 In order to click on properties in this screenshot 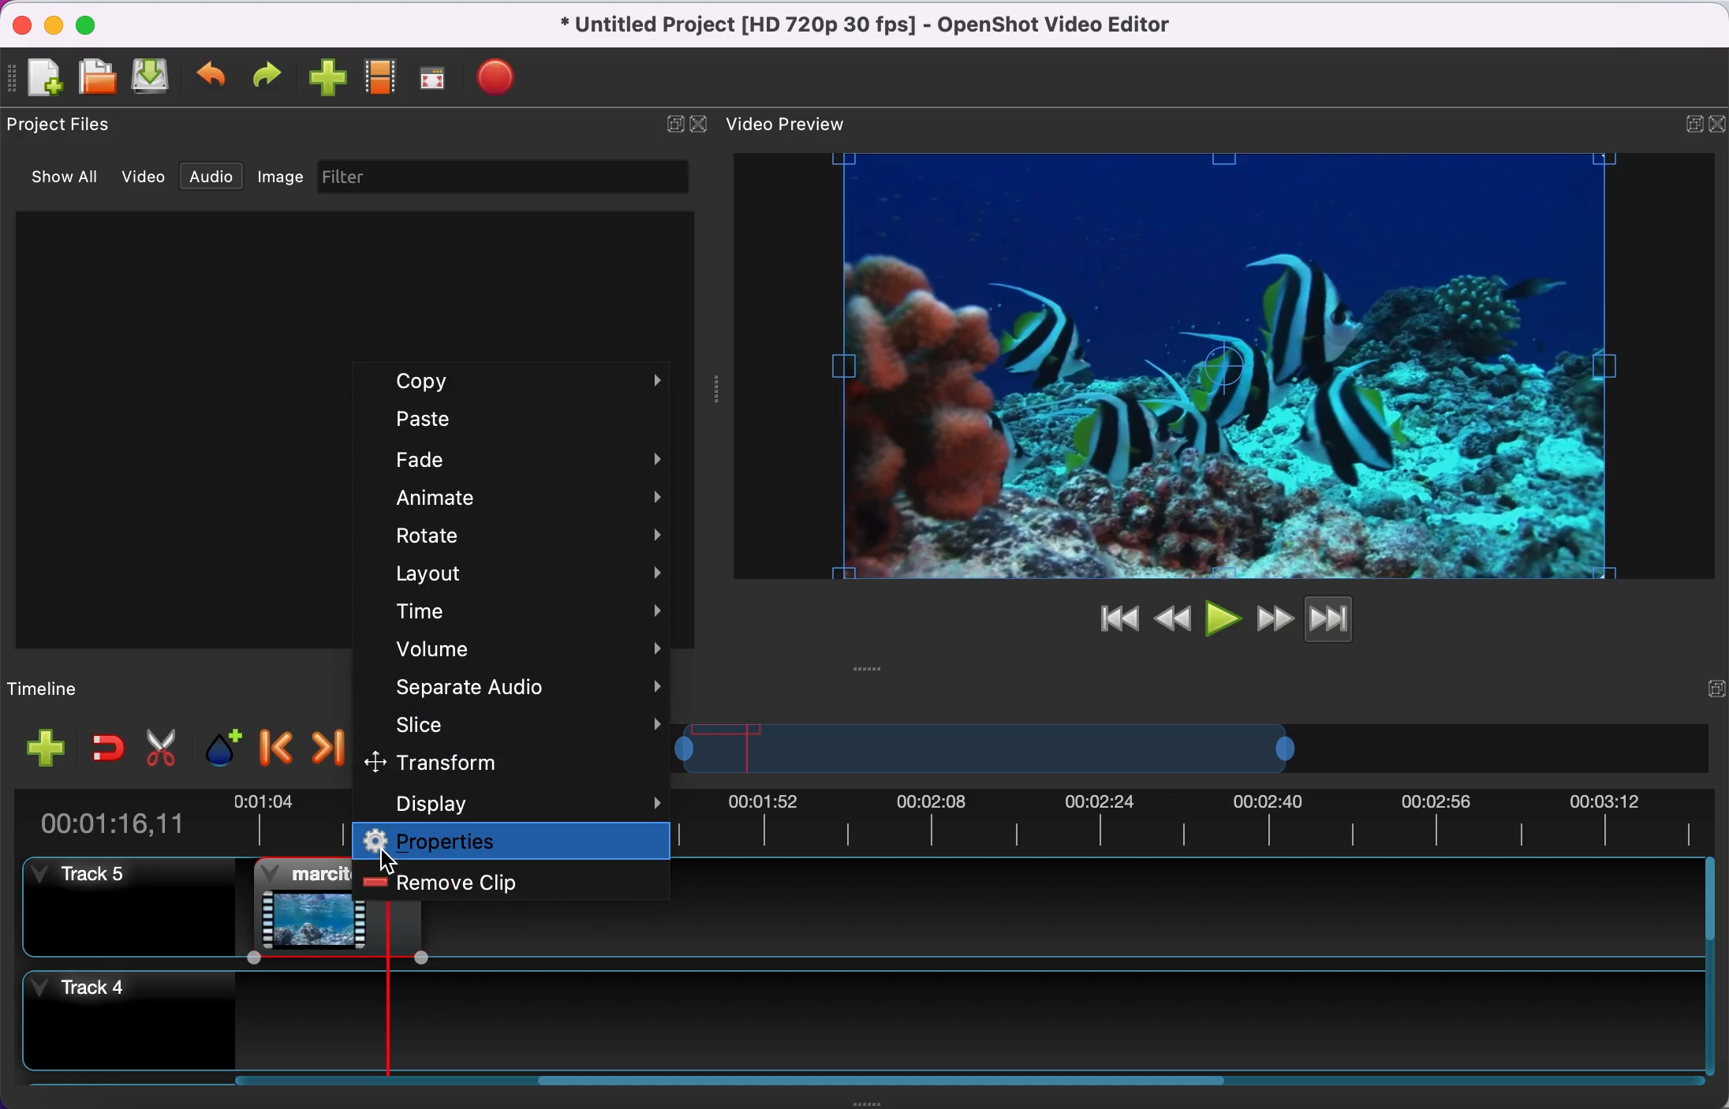, I will do `click(513, 842)`.